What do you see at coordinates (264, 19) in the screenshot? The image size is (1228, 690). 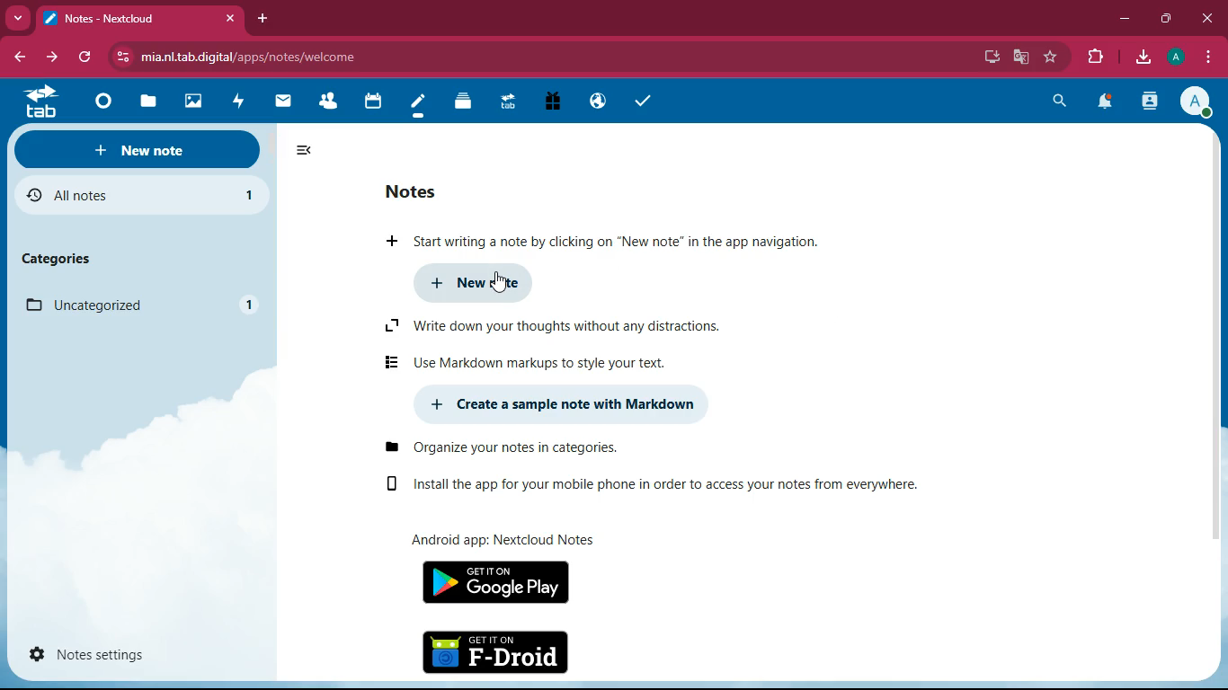 I see `new tab` at bounding box center [264, 19].